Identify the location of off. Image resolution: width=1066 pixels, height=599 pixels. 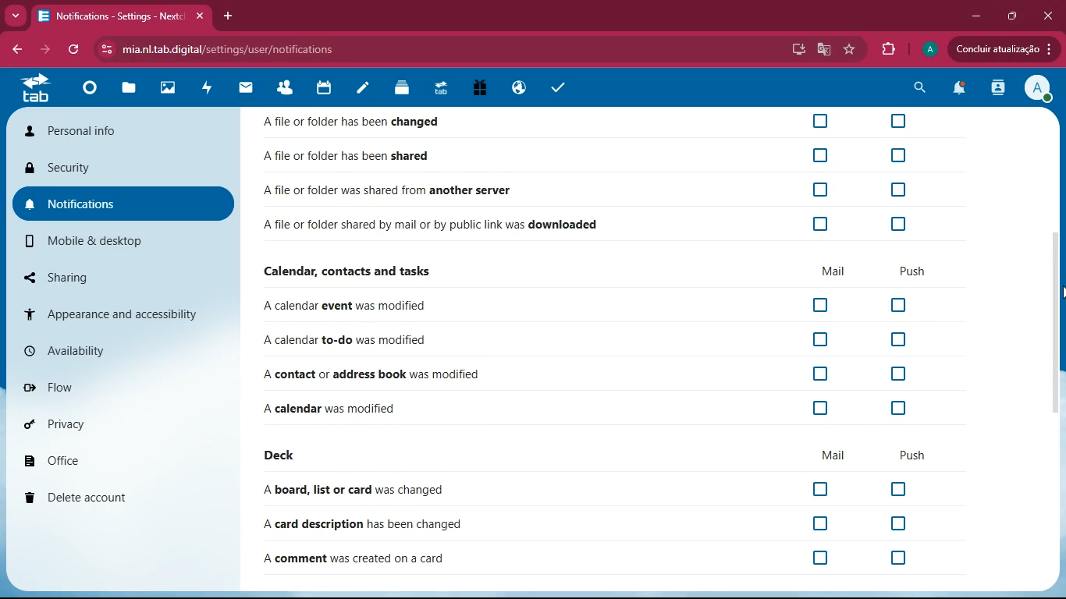
(902, 490).